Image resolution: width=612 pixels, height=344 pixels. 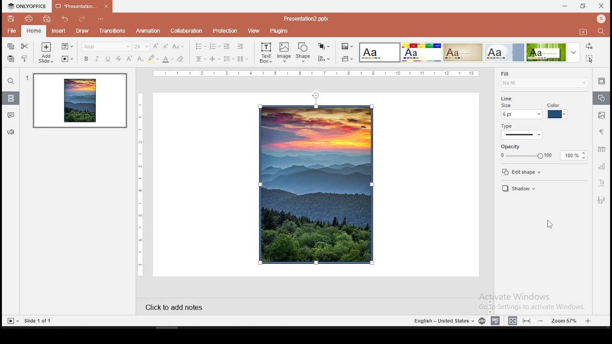 What do you see at coordinates (57, 31) in the screenshot?
I see `insert` at bounding box center [57, 31].